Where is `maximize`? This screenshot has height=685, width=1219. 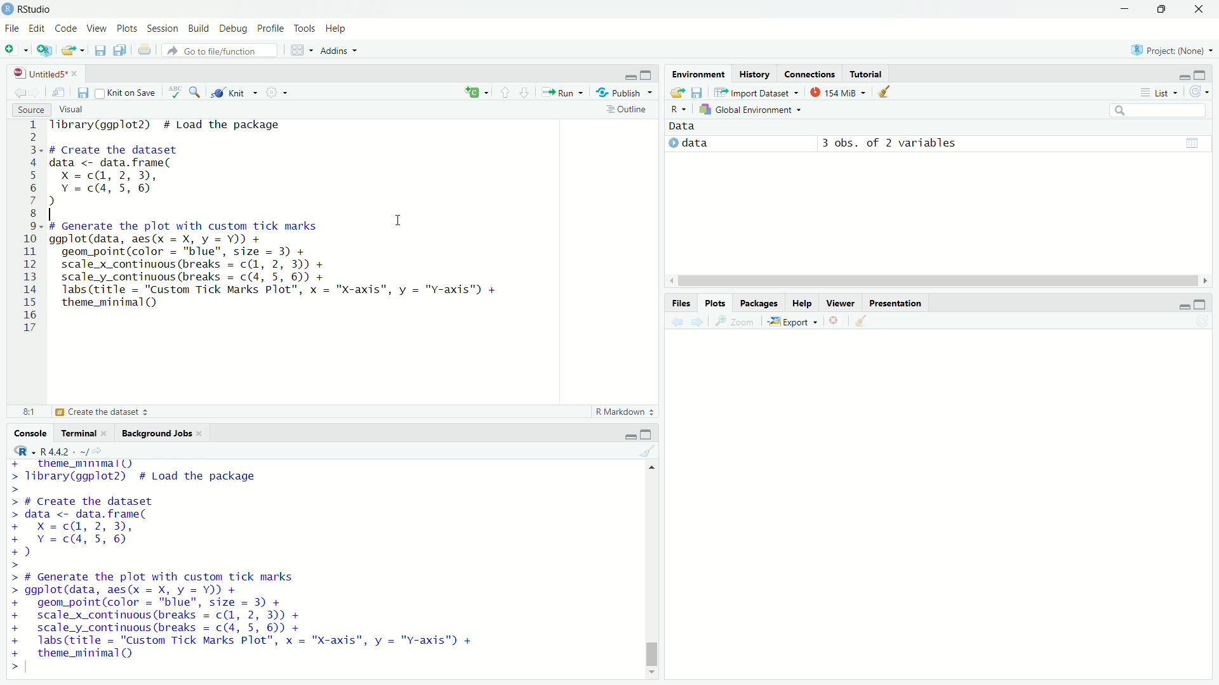
maximize is located at coordinates (1159, 8).